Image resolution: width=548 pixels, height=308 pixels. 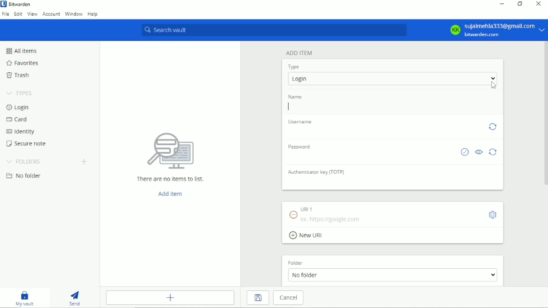 What do you see at coordinates (301, 121) in the screenshot?
I see `Username` at bounding box center [301, 121].